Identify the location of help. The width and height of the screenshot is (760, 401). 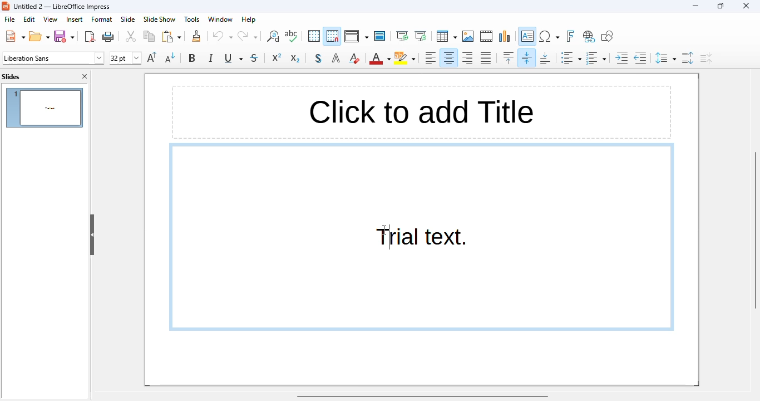
(249, 19).